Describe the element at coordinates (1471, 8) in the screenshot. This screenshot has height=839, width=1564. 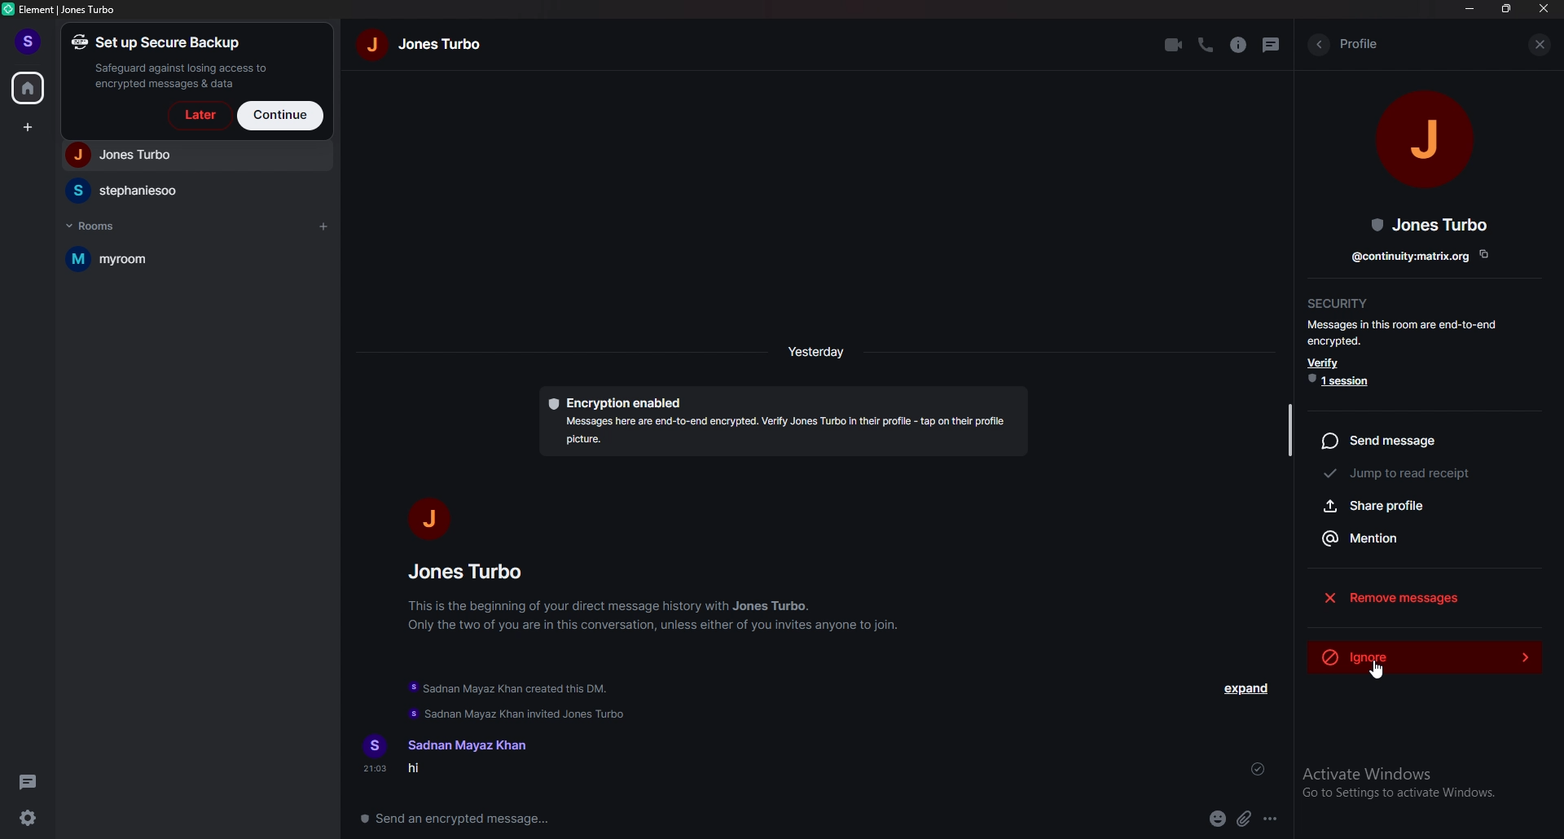
I see `minimize` at that location.